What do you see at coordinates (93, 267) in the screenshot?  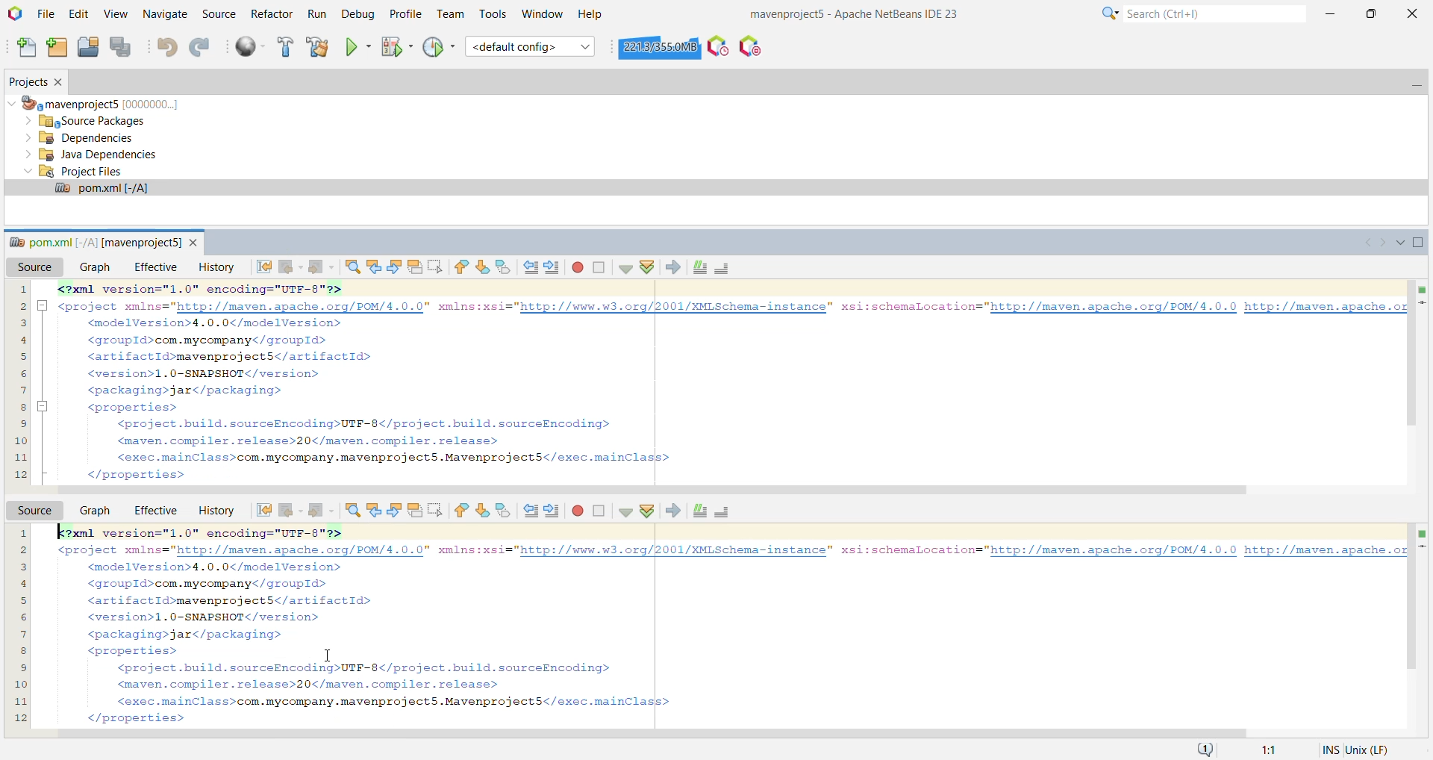 I see `Graph` at bounding box center [93, 267].